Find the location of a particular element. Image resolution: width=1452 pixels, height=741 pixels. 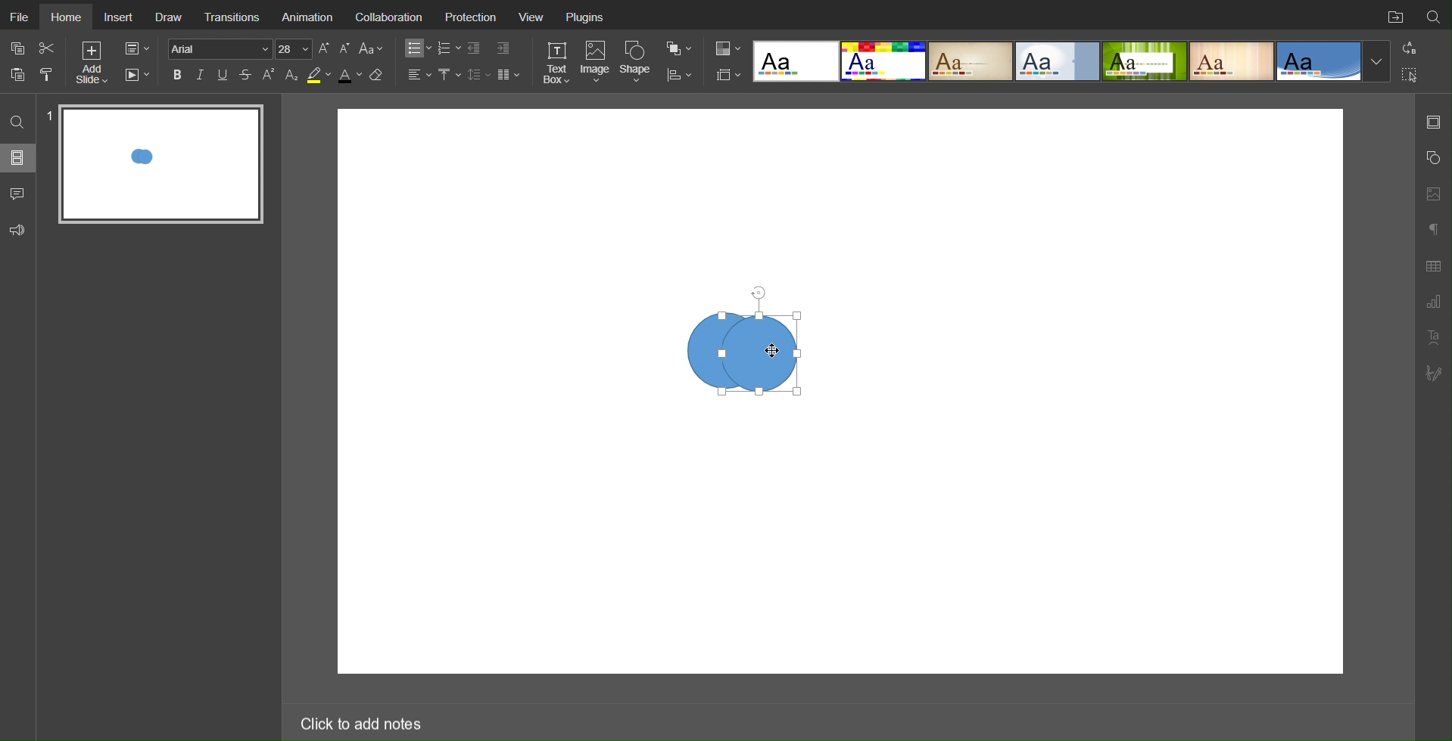

Font Size is located at coordinates (334, 48).